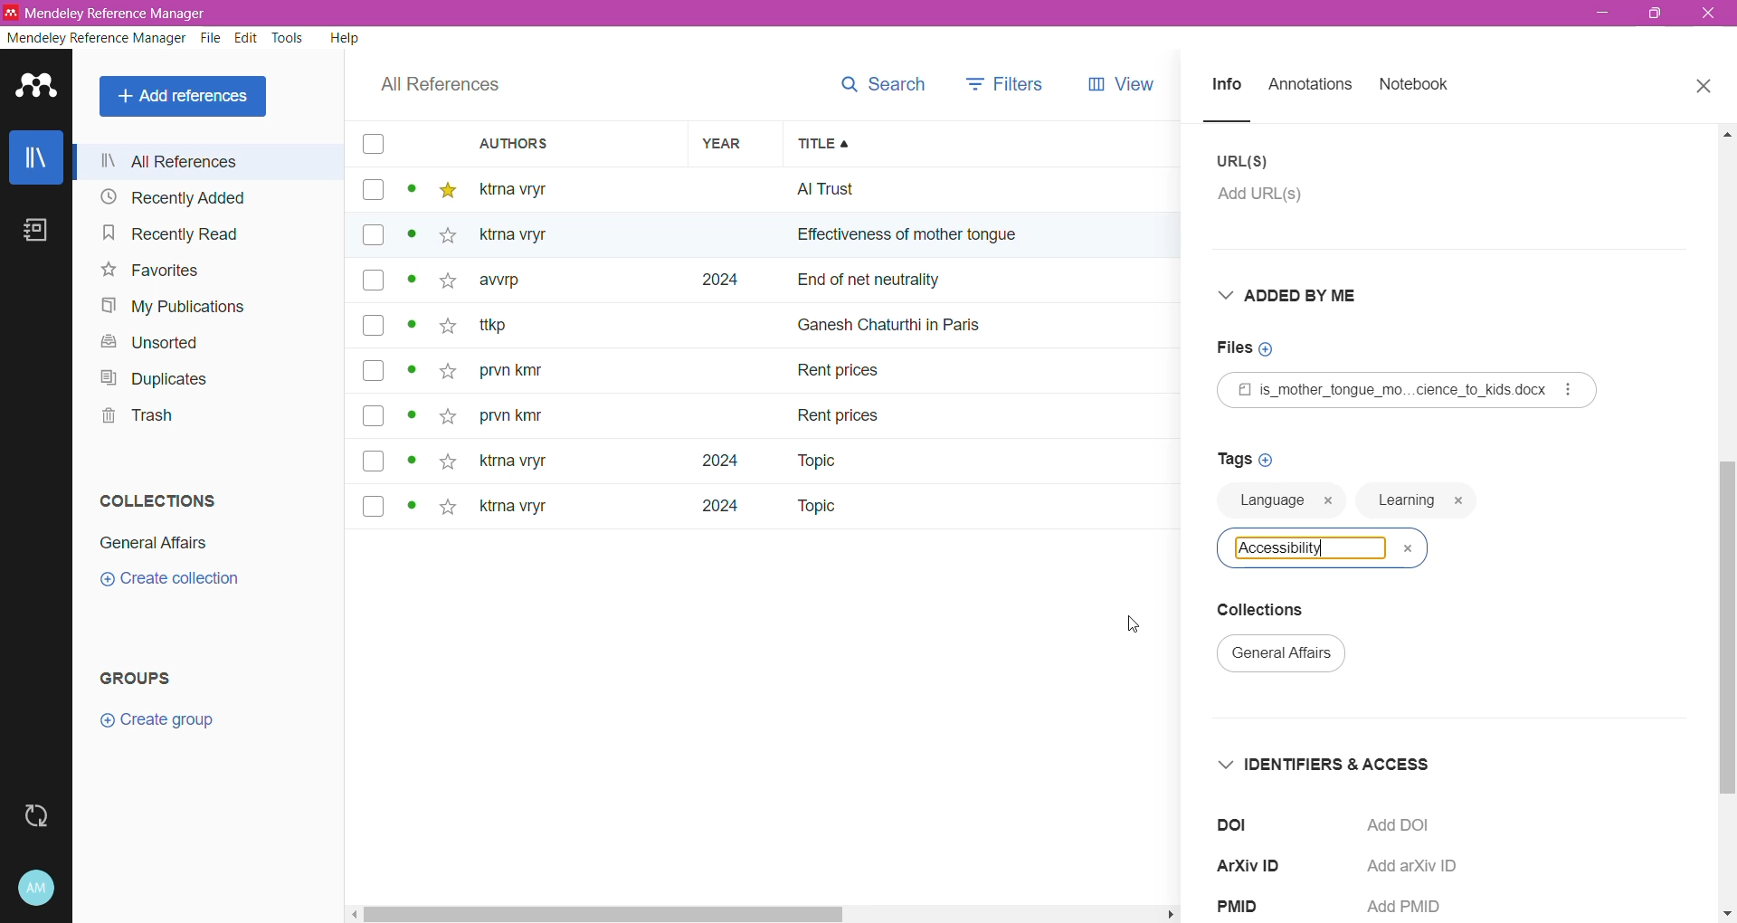  I want to click on Recently Added, so click(203, 196).